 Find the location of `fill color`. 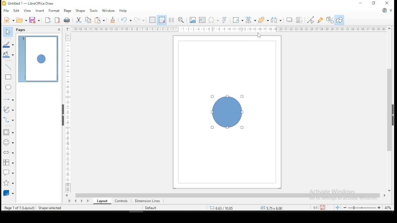

fill color is located at coordinates (9, 55).